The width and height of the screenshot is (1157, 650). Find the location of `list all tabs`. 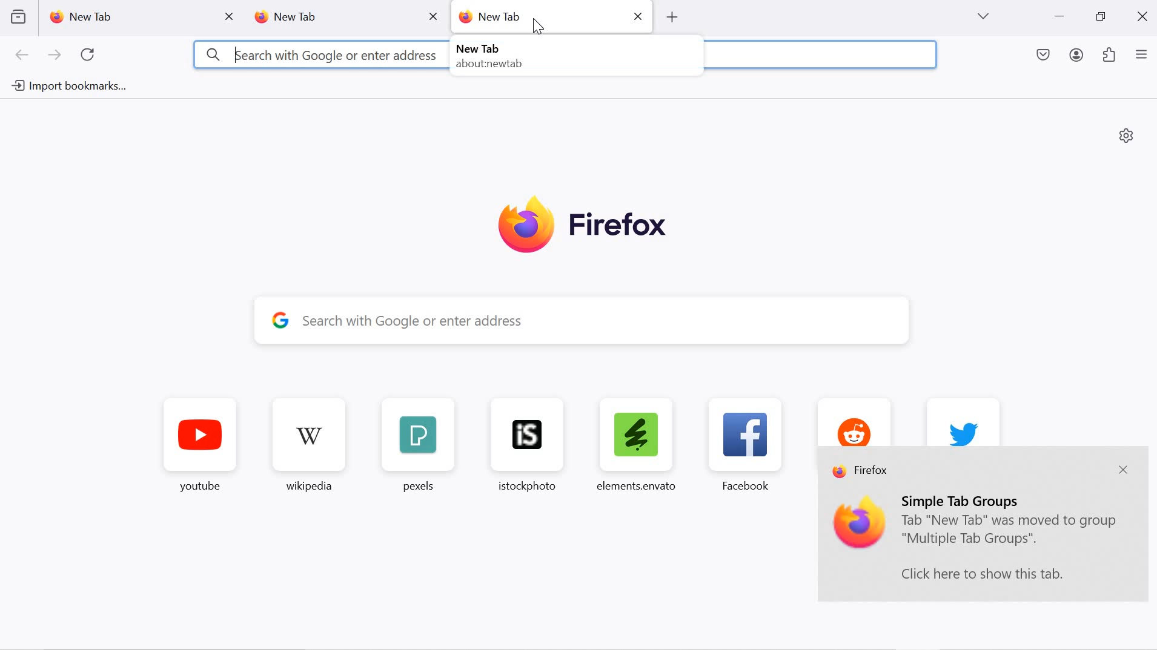

list all tabs is located at coordinates (983, 16).